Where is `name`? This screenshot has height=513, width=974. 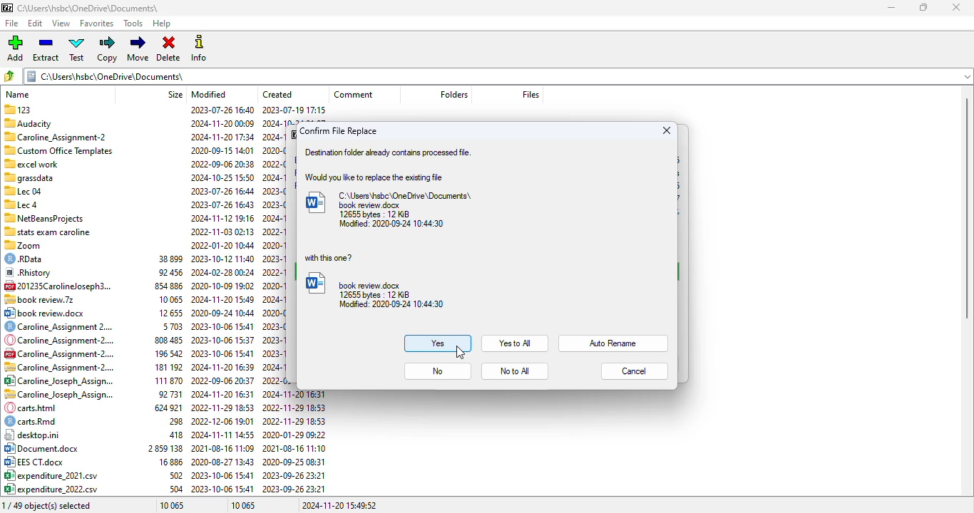 name is located at coordinates (19, 92).